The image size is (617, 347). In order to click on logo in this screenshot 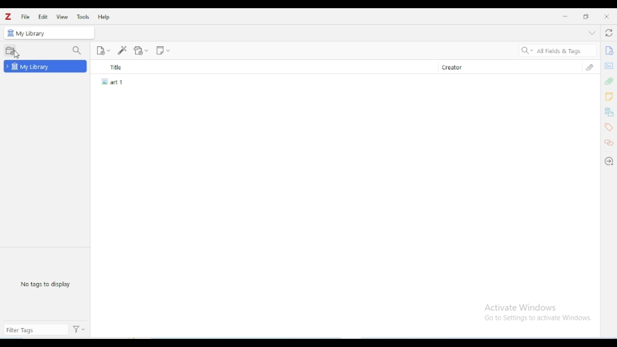, I will do `click(8, 16)`.